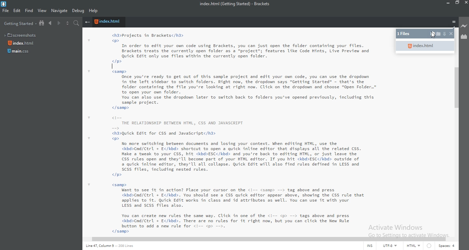 This screenshot has height=250, width=469. I want to click on live code data, so click(114, 247).